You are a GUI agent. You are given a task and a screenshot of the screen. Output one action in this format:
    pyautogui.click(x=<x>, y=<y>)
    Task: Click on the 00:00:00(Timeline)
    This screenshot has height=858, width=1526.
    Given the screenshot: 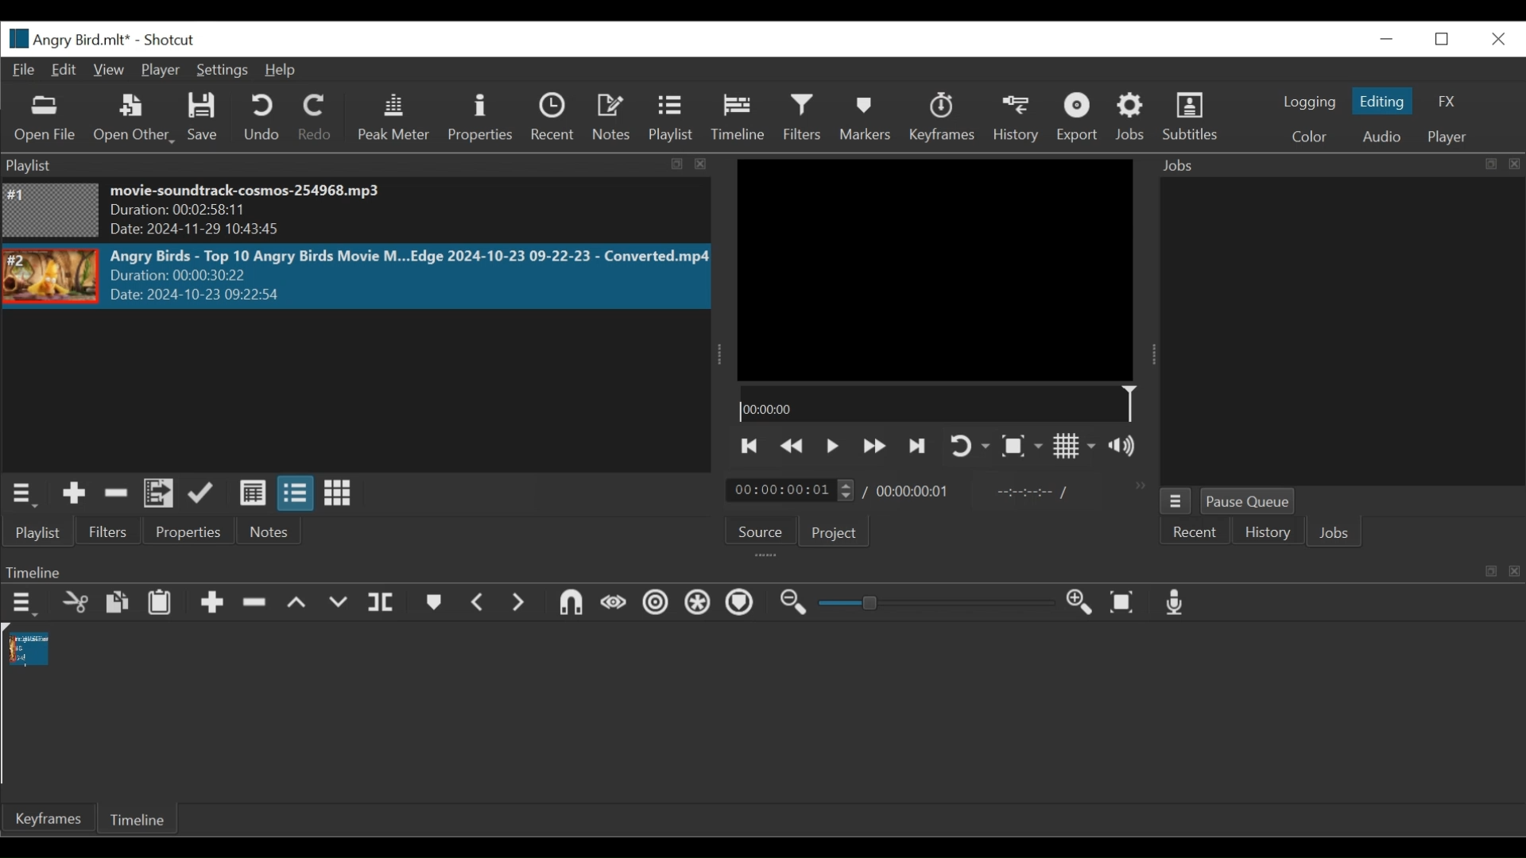 What is the action you would take?
    pyautogui.click(x=936, y=405)
    